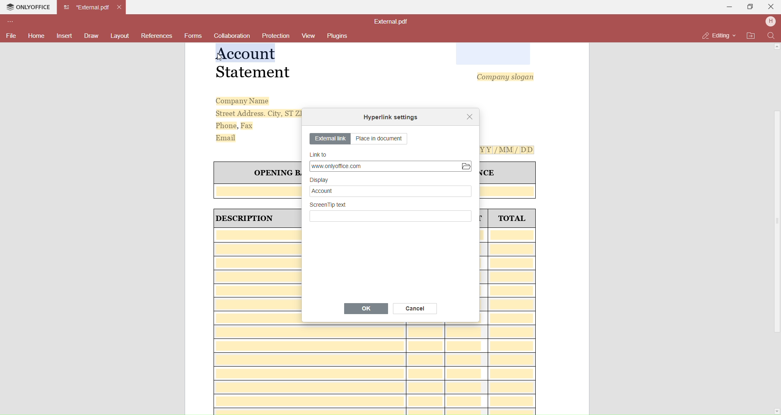 The height and width of the screenshot is (415, 781). Describe the element at coordinates (228, 137) in the screenshot. I see `Email` at that location.